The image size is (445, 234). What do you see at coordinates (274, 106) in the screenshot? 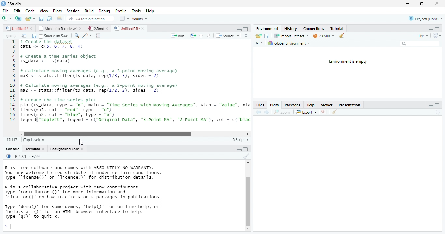
I see `Plots` at bounding box center [274, 106].